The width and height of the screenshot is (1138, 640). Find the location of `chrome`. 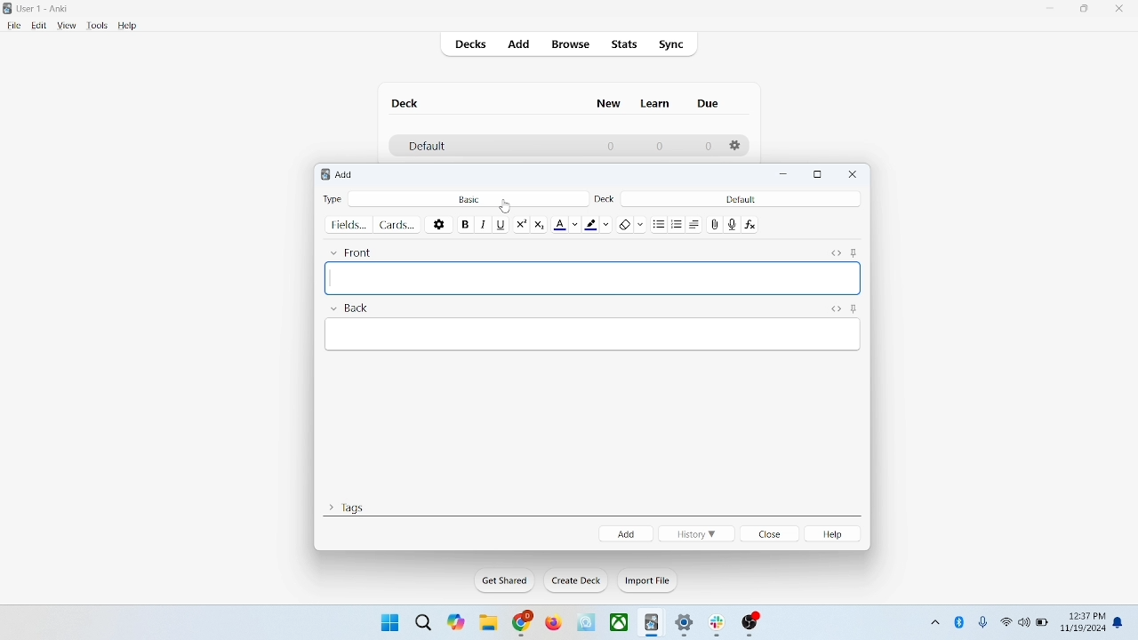

chrome is located at coordinates (523, 623).